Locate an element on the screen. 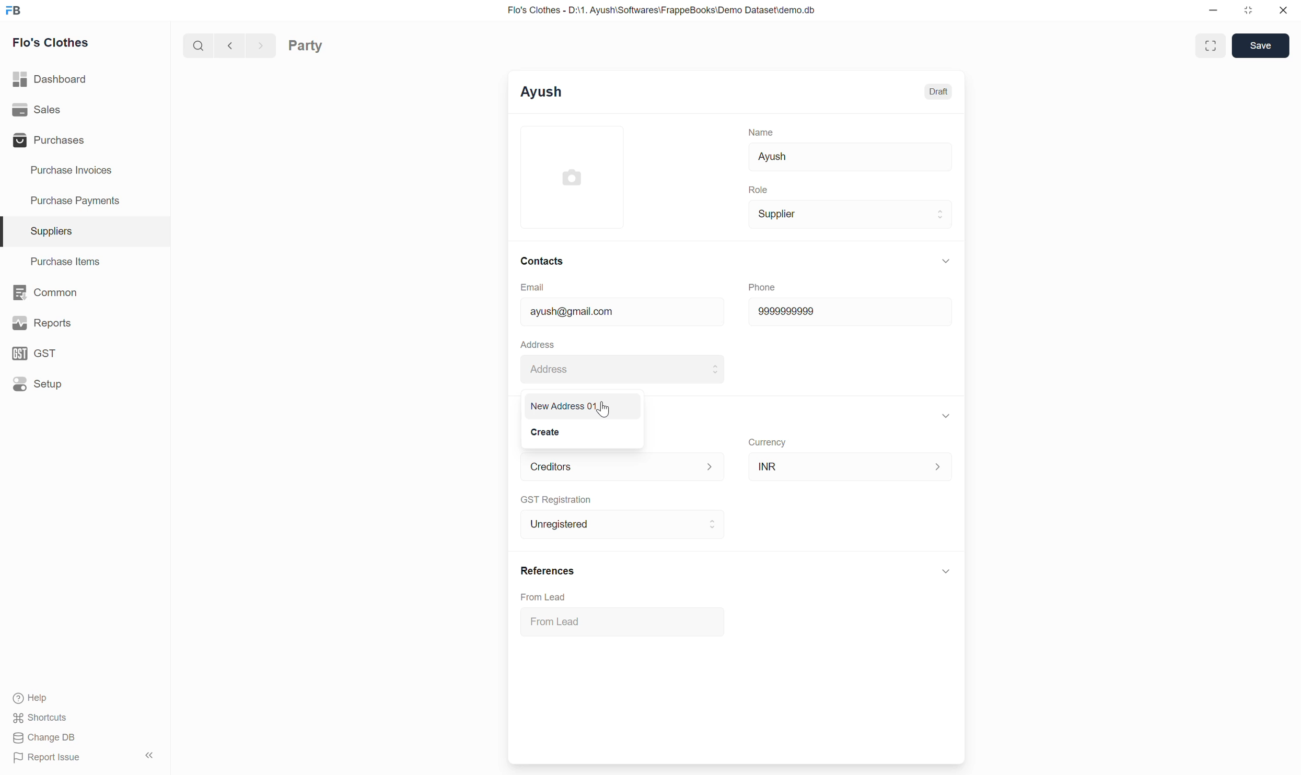 This screenshot has height=775, width=1301. Address is located at coordinates (538, 344).